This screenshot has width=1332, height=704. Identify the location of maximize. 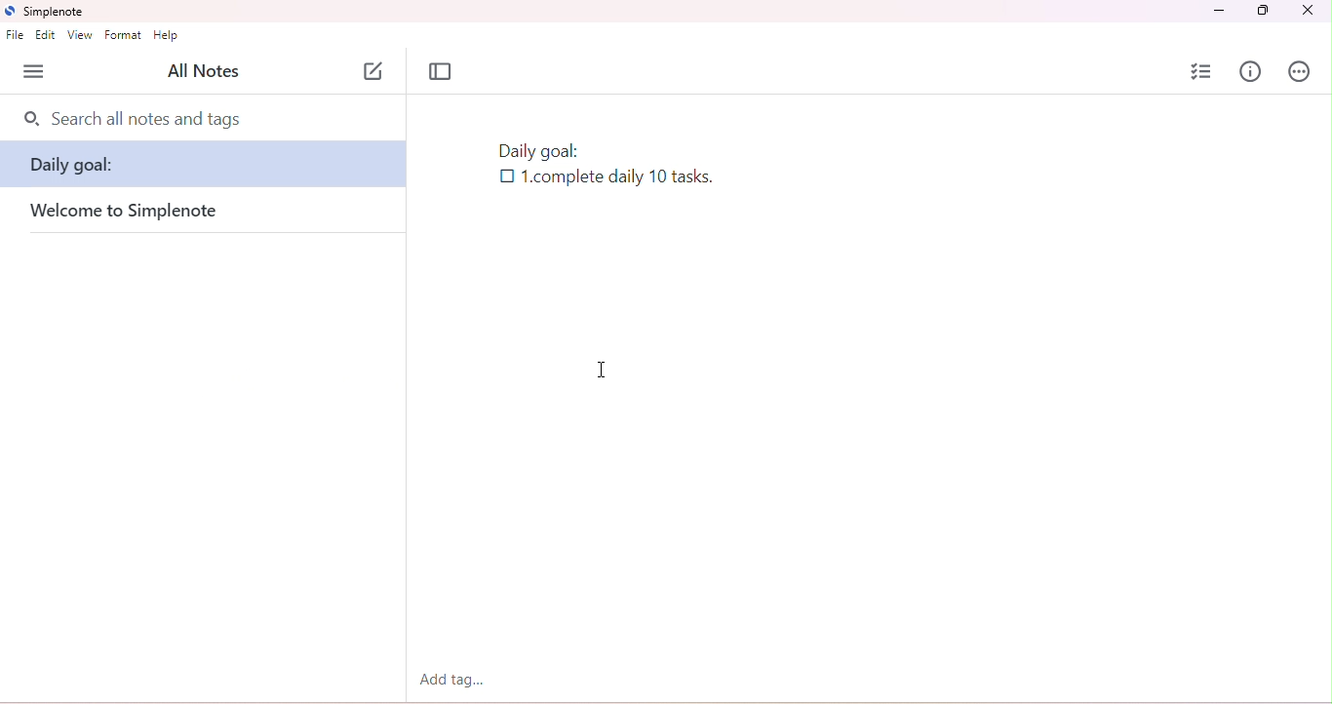
(1261, 11).